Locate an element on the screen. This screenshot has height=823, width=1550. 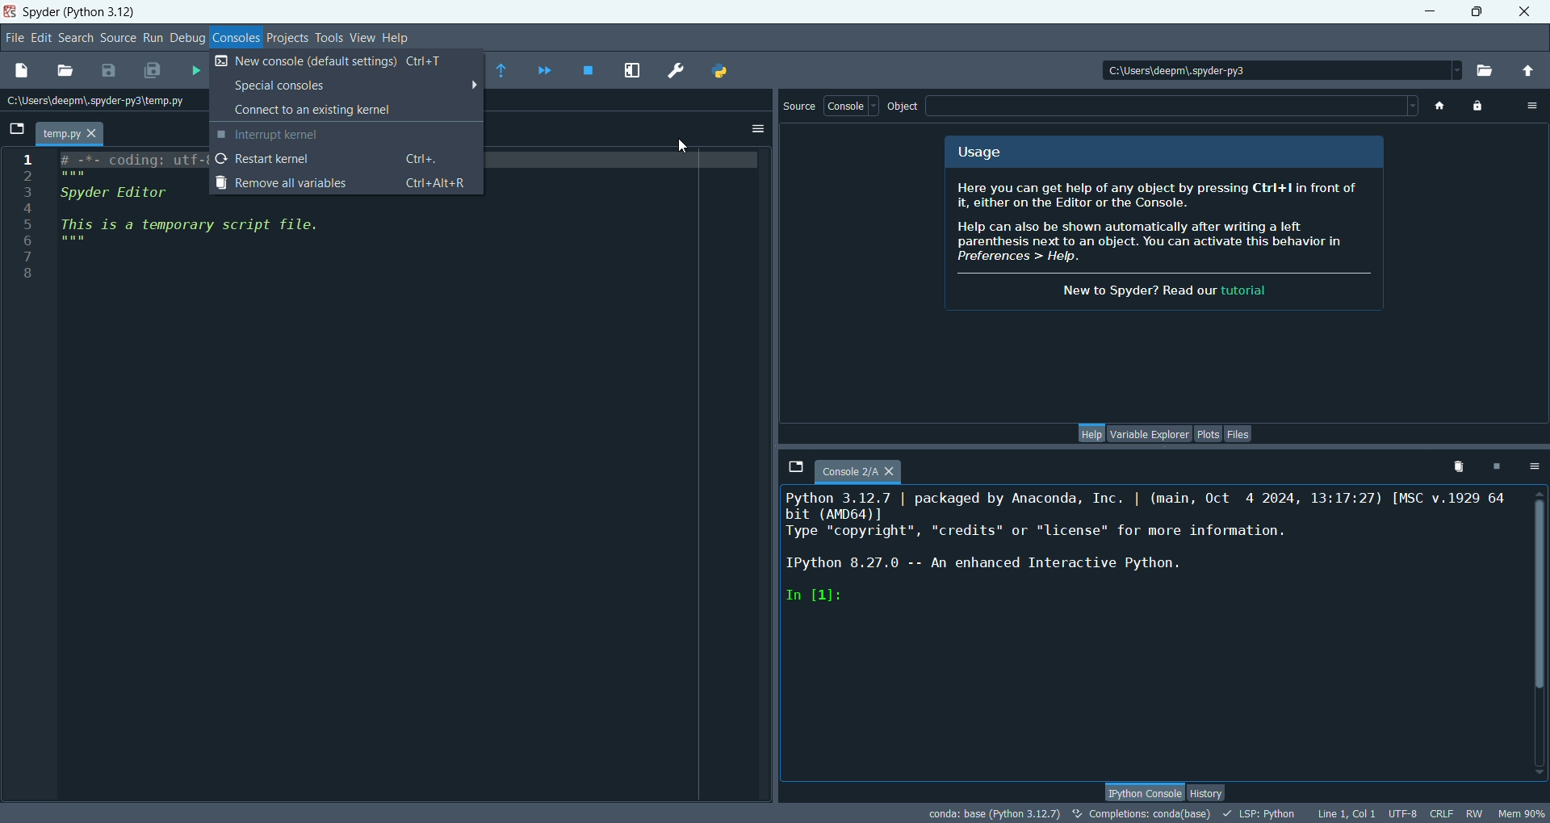
RW is located at coordinates (1480, 813).